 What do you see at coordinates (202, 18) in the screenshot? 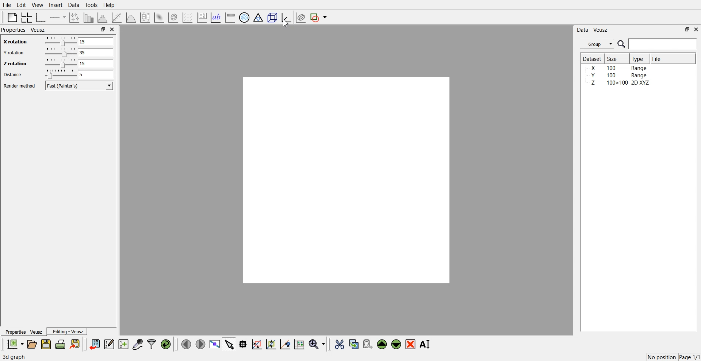
I see `Plot key` at bounding box center [202, 18].